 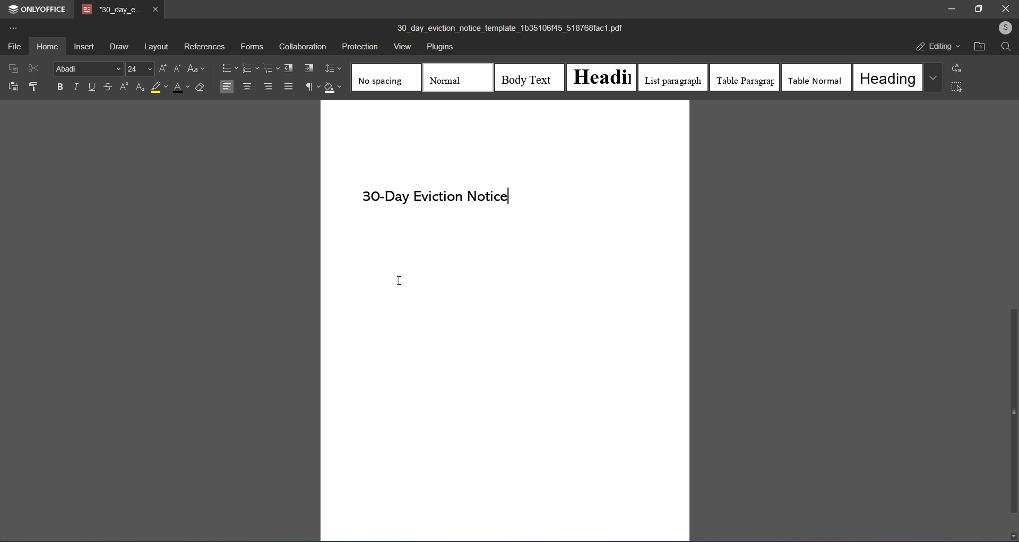 What do you see at coordinates (334, 68) in the screenshot?
I see `line spacing` at bounding box center [334, 68].